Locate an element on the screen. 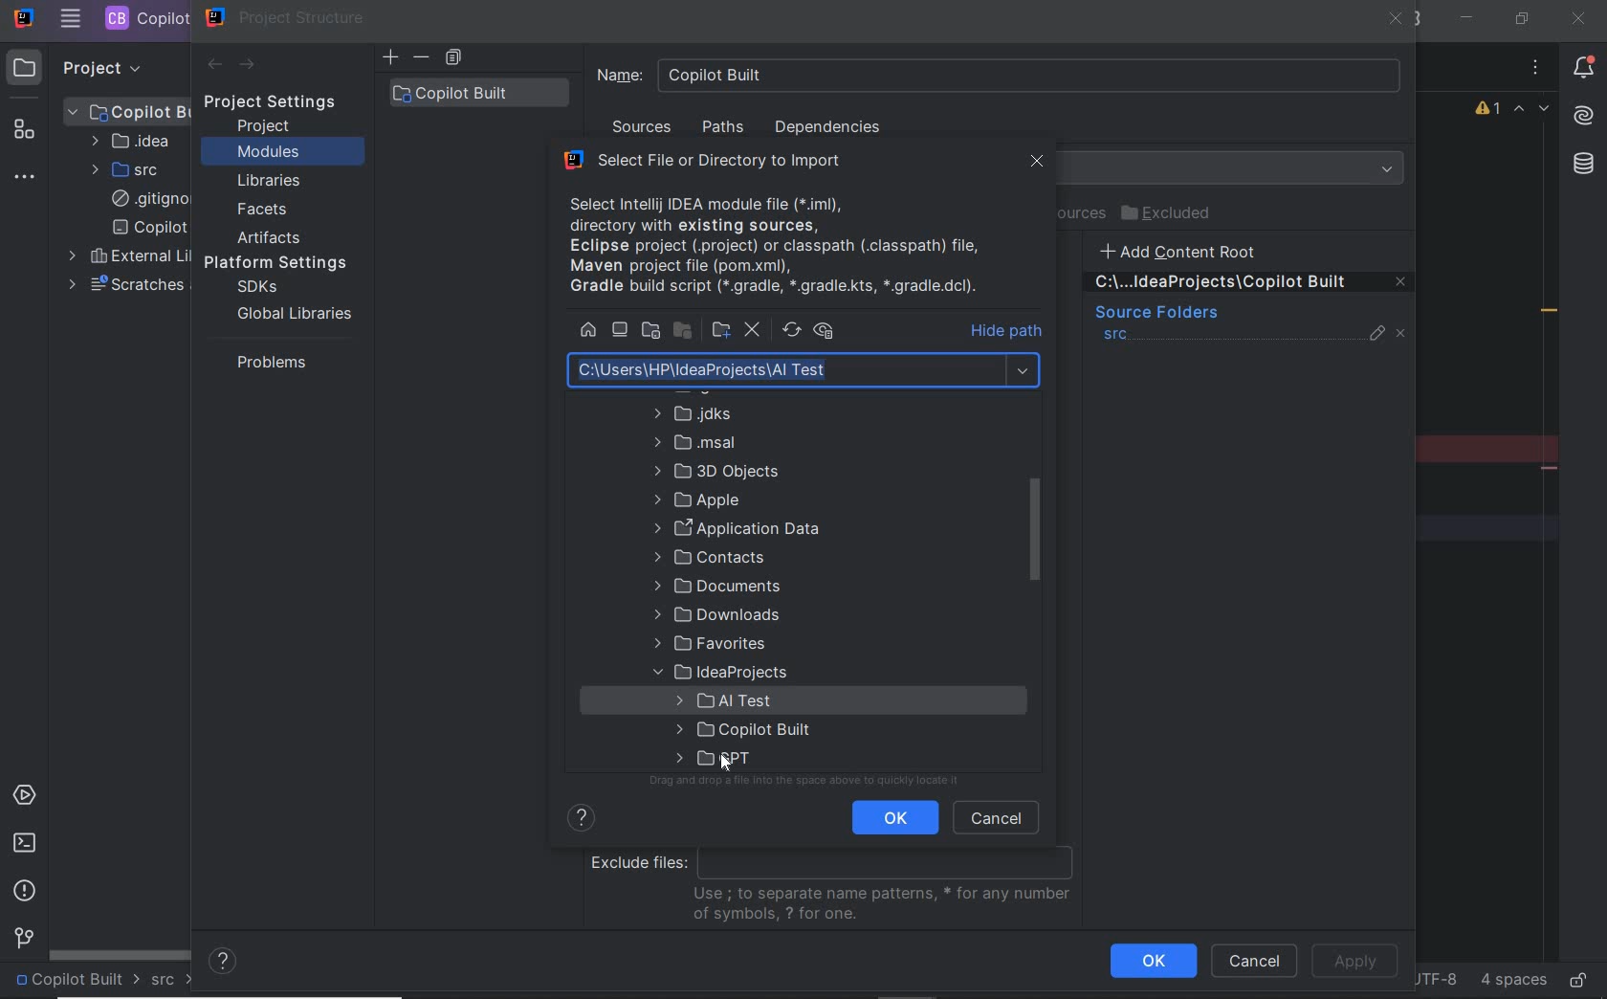 This screenshot has width=1607, height=999. delete is located at coordinates (751, 329).